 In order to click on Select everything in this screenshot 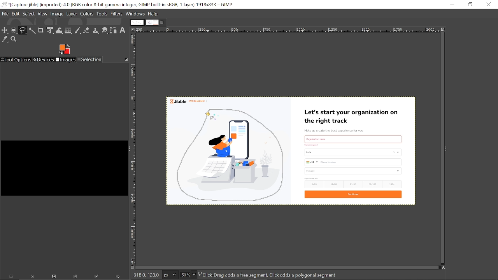, I will do `click(12, 277)`.